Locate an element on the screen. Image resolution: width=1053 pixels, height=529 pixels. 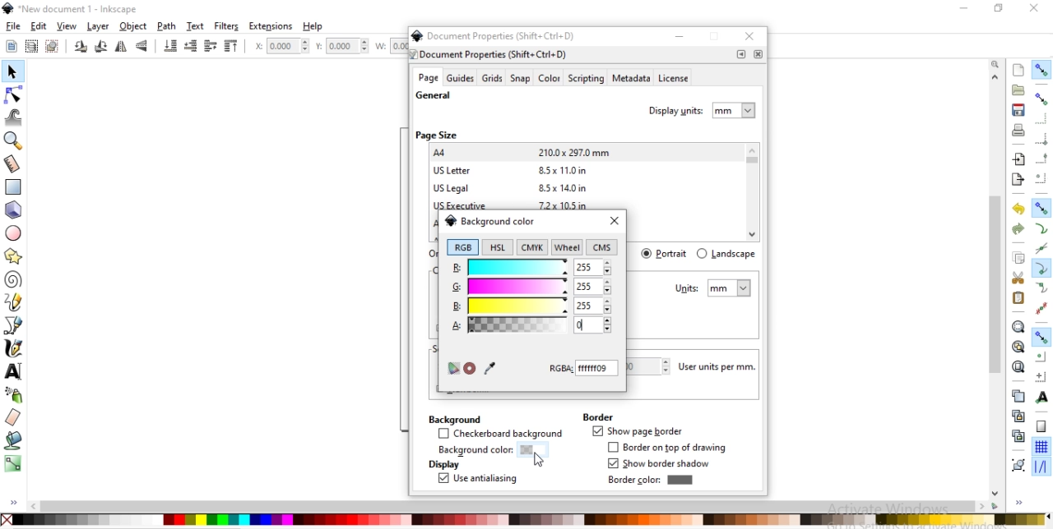
lower selection to bottom is located at coordinates (171, 46).